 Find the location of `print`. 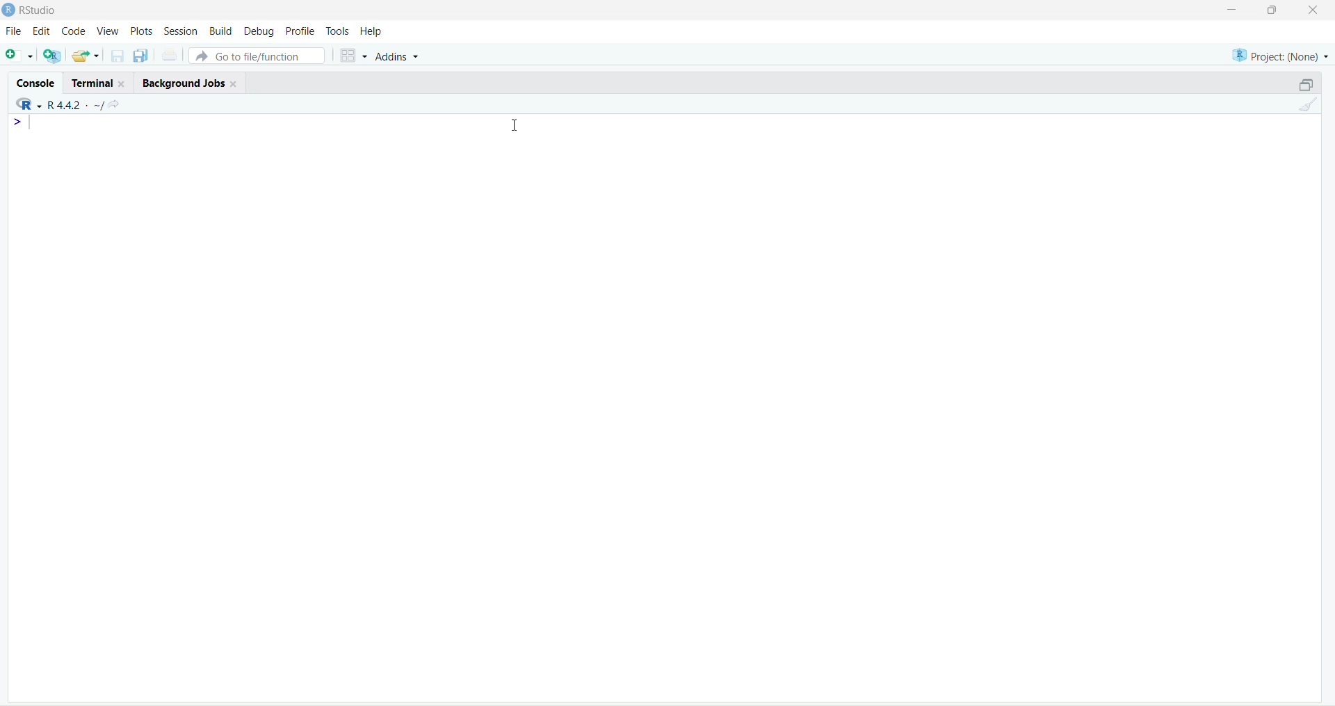

print is located at coordinates (169, 54).